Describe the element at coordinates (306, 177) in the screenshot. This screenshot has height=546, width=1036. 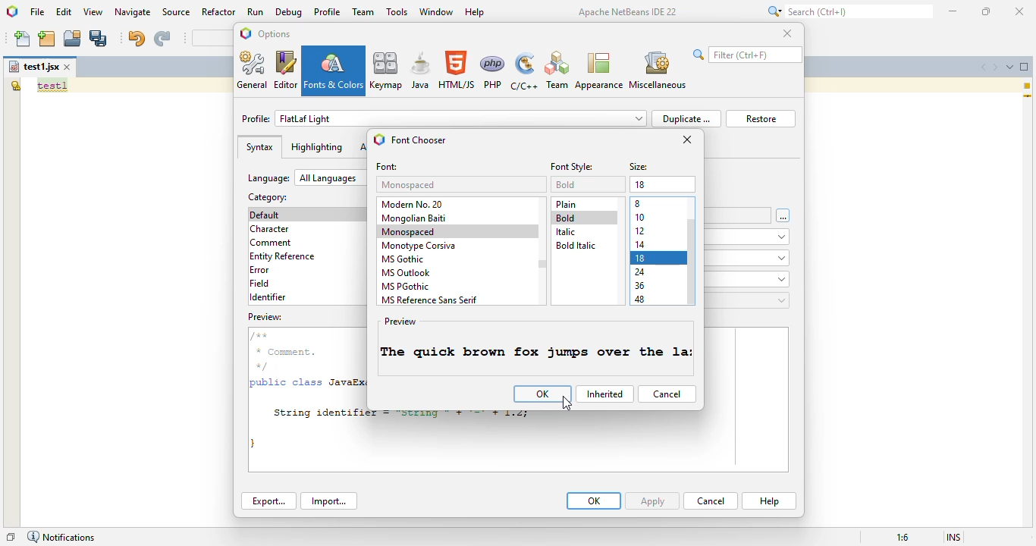
I see `language` at that location.